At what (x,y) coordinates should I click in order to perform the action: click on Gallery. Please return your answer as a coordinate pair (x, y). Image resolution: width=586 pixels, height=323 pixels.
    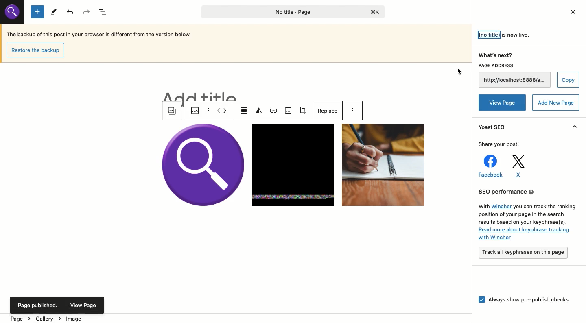
    Looking at the image, I should click on (172, 111).